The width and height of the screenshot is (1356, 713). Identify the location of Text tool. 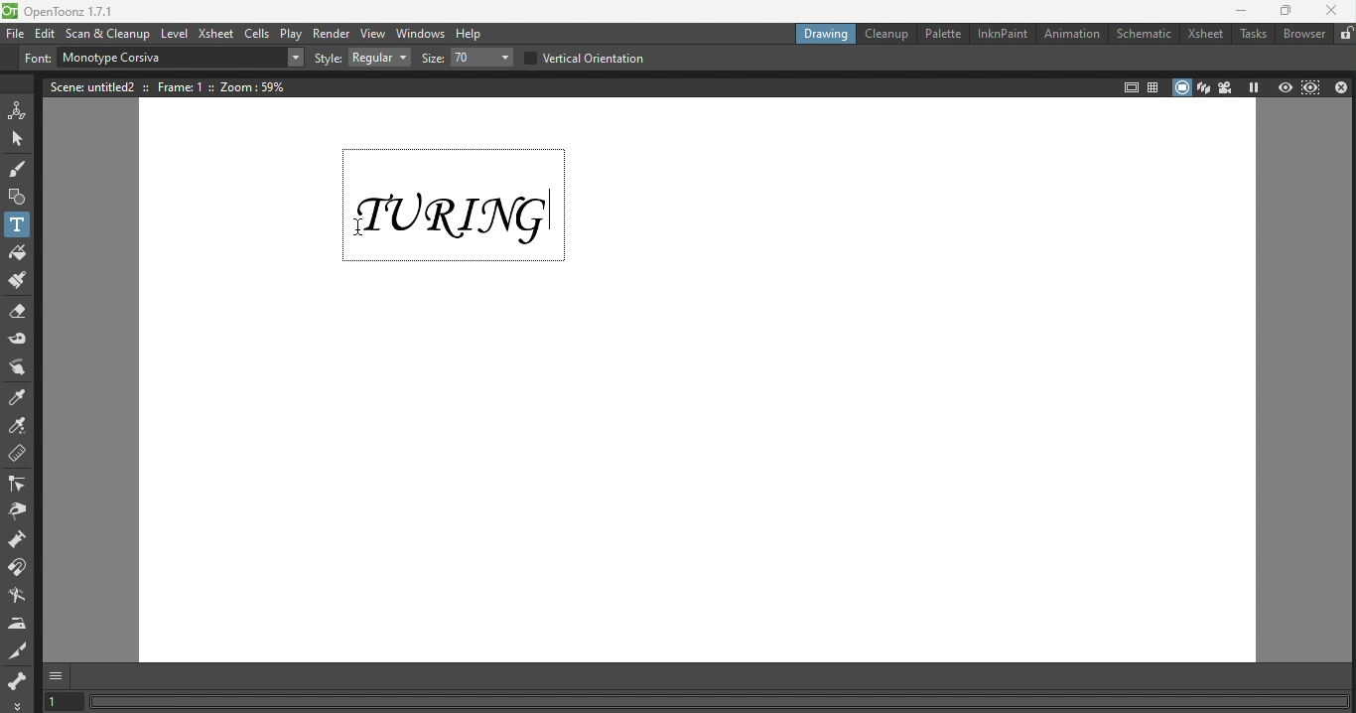
(19, 224).